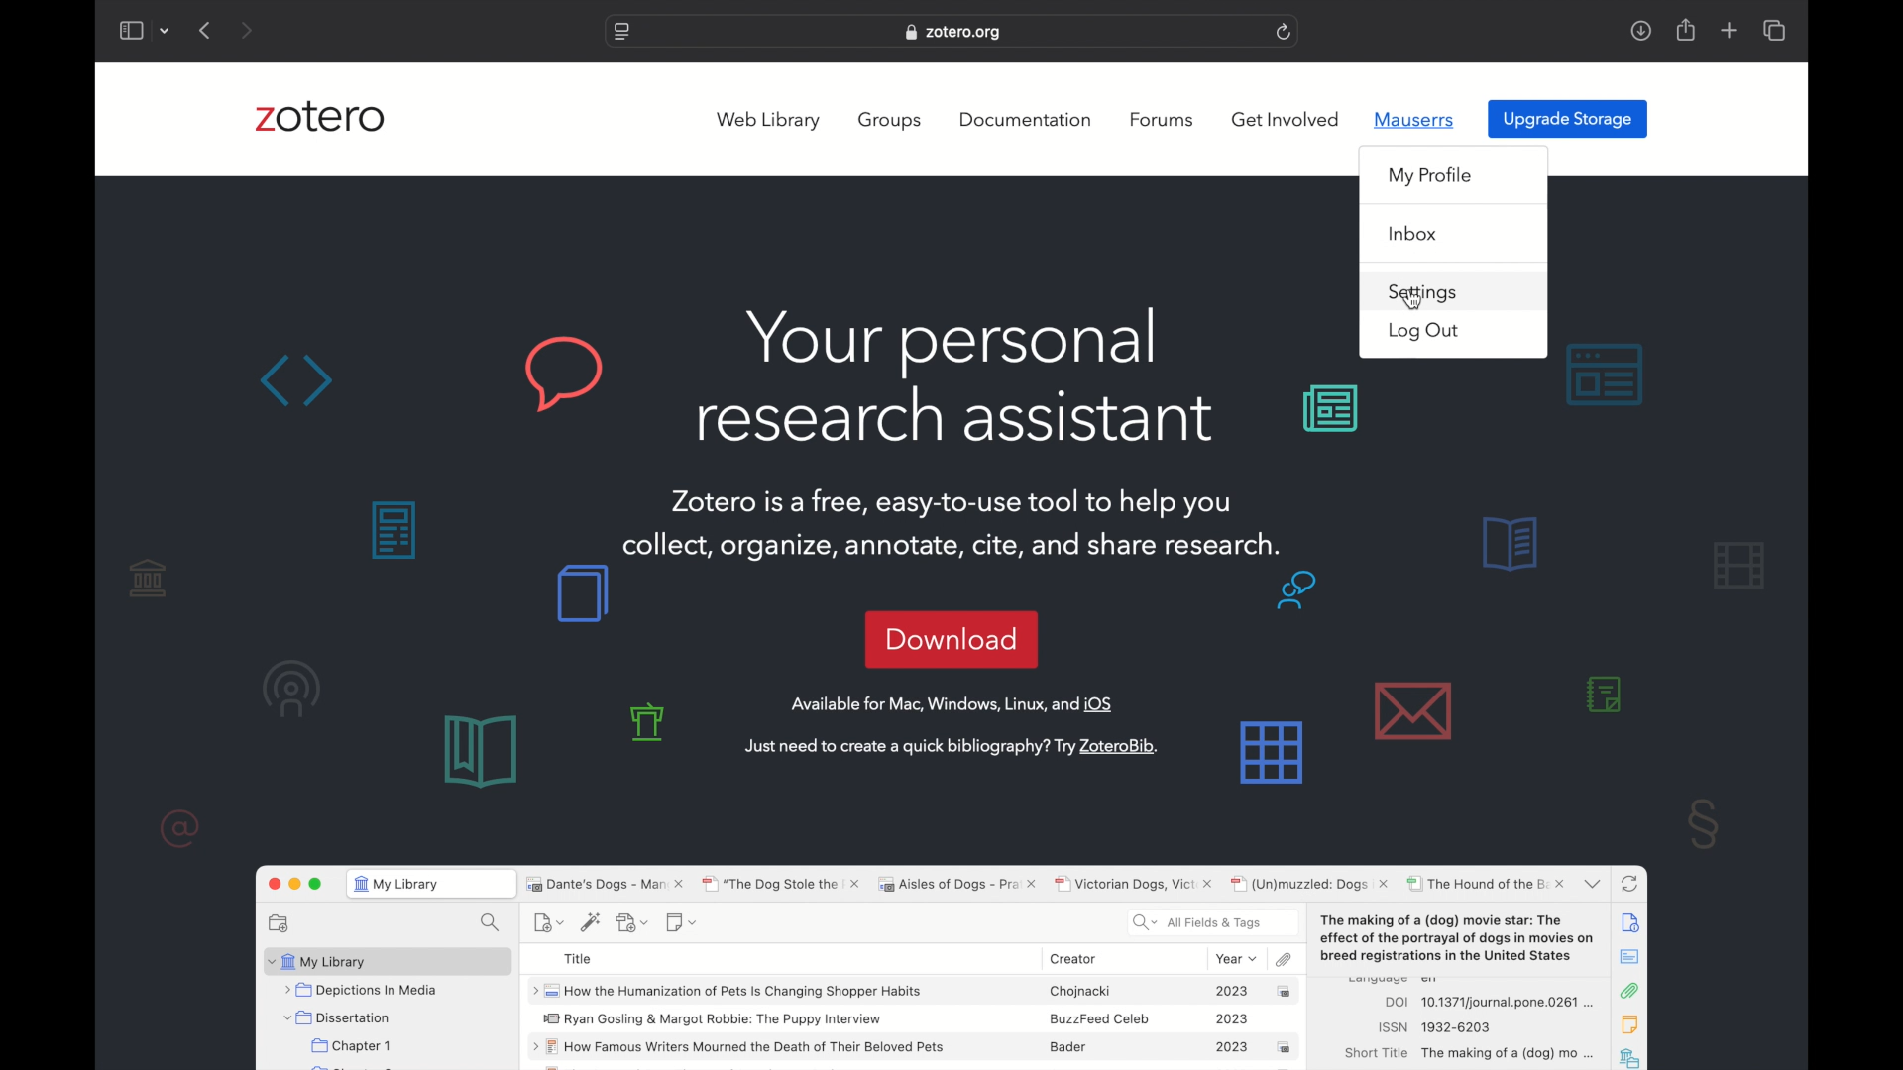  What do you see at coordinates (1431, 176) in the screenshot?
I see `my profile` at bounding box center [1431, 176].